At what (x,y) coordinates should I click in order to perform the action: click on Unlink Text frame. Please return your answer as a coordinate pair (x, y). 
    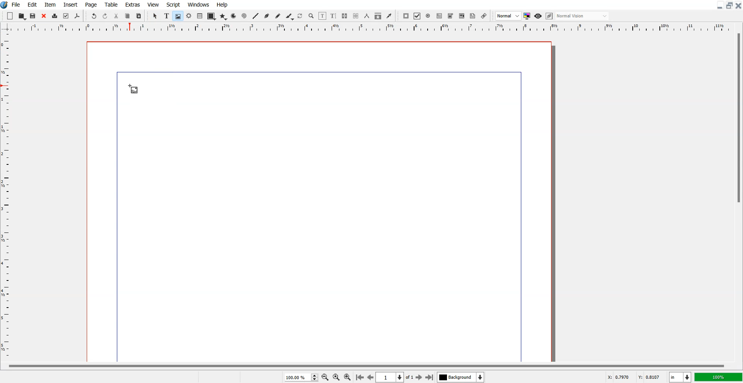
    Looking at the image, I should click on (356, 16).